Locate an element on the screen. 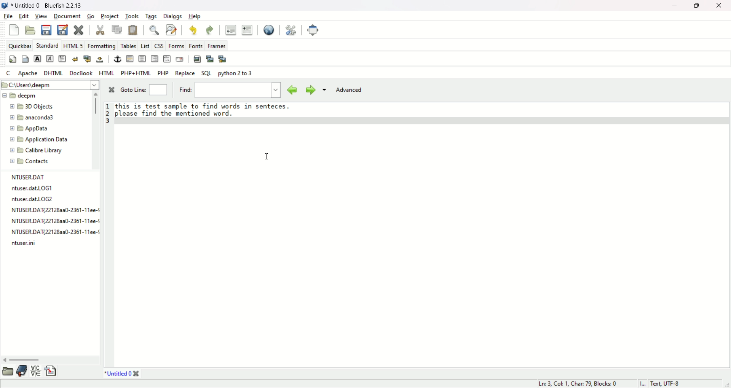  CSS is located at coordinates (159, 46).